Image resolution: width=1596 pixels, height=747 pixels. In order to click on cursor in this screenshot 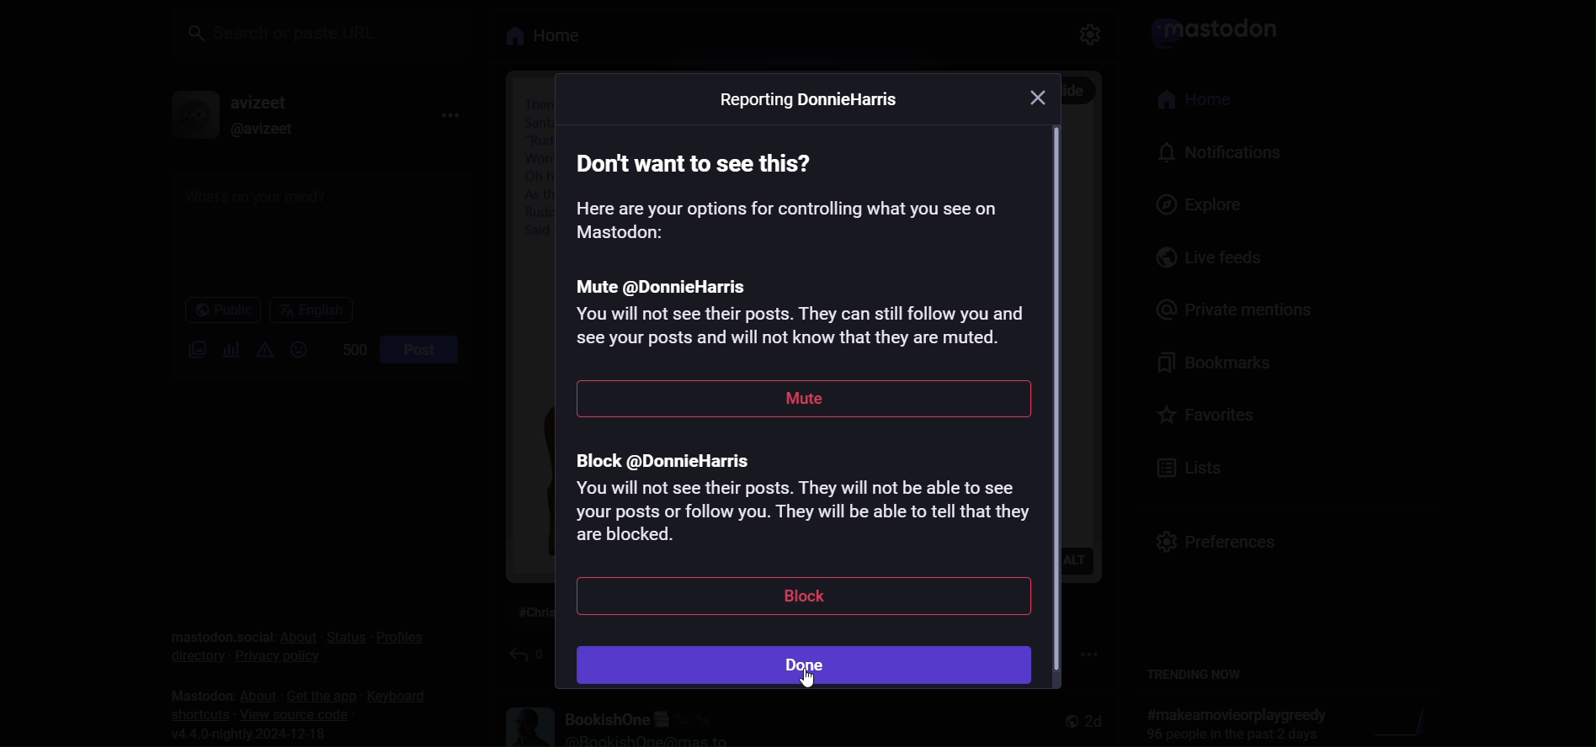, I will do `click(809, 686)`.